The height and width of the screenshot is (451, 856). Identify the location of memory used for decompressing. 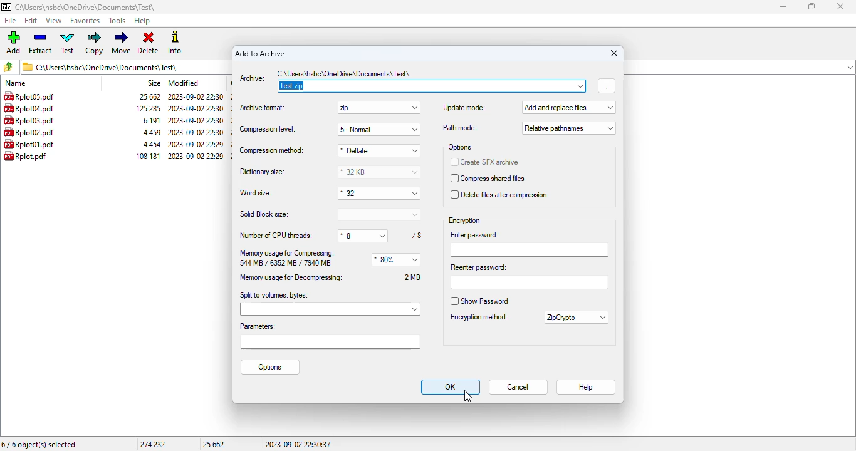
(292, 277).